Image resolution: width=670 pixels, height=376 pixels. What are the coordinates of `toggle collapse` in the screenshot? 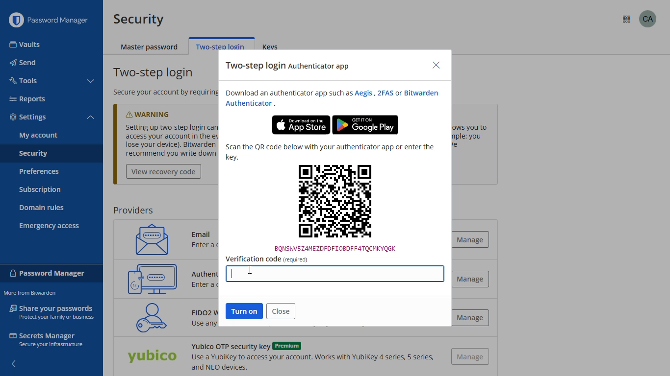 It's located at (91, 118).